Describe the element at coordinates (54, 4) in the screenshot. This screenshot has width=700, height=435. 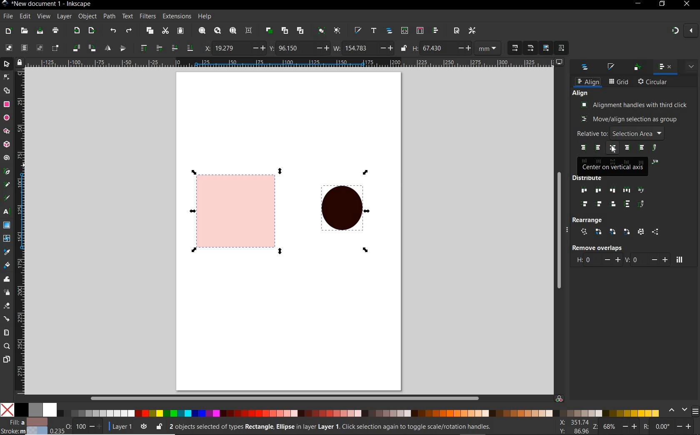
I see `file name` at that location.